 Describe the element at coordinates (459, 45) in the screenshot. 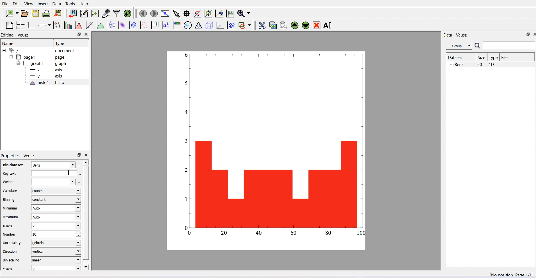

I see `Group` at that location.